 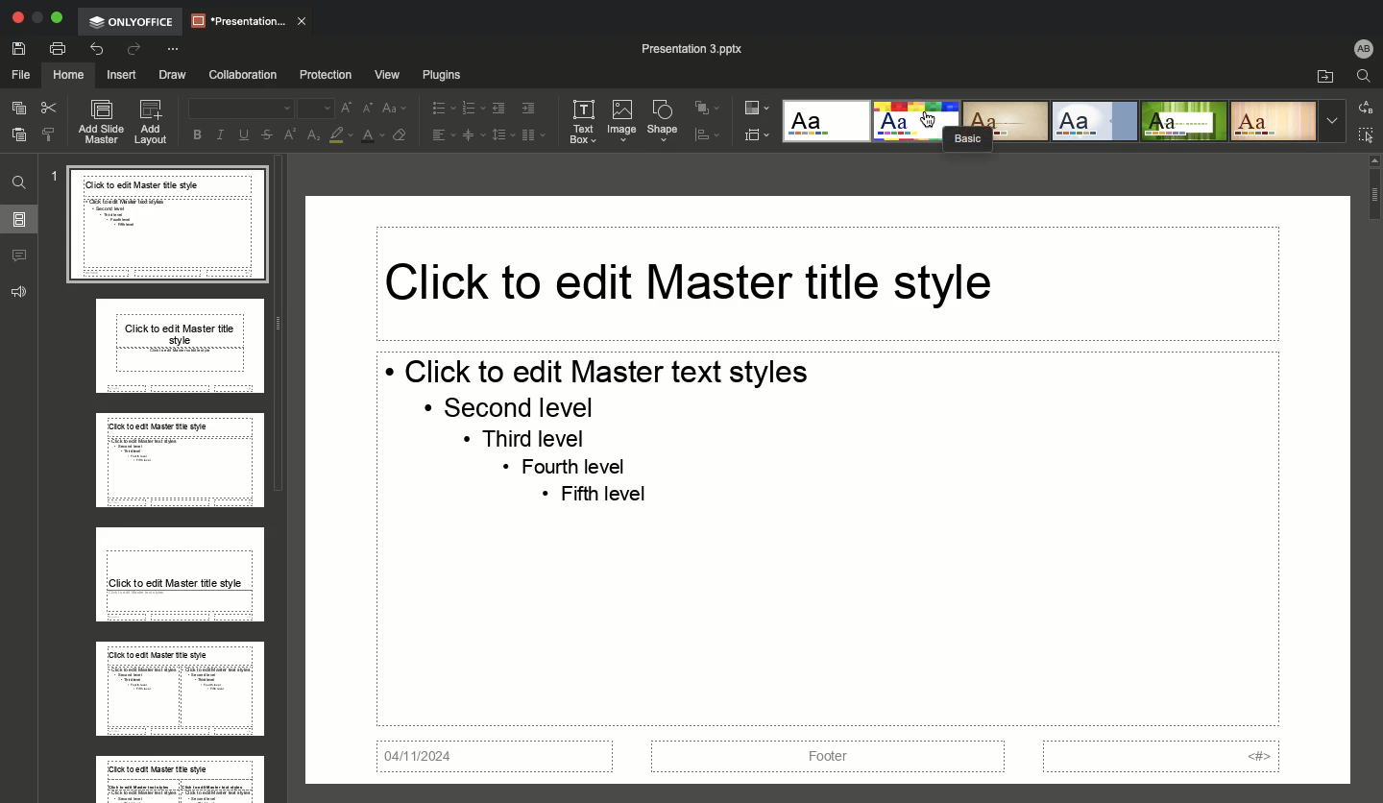 What do you see at coordinates (314, 109) in the screenshot?
I see `Font Size` at bounding box center [314, 109].